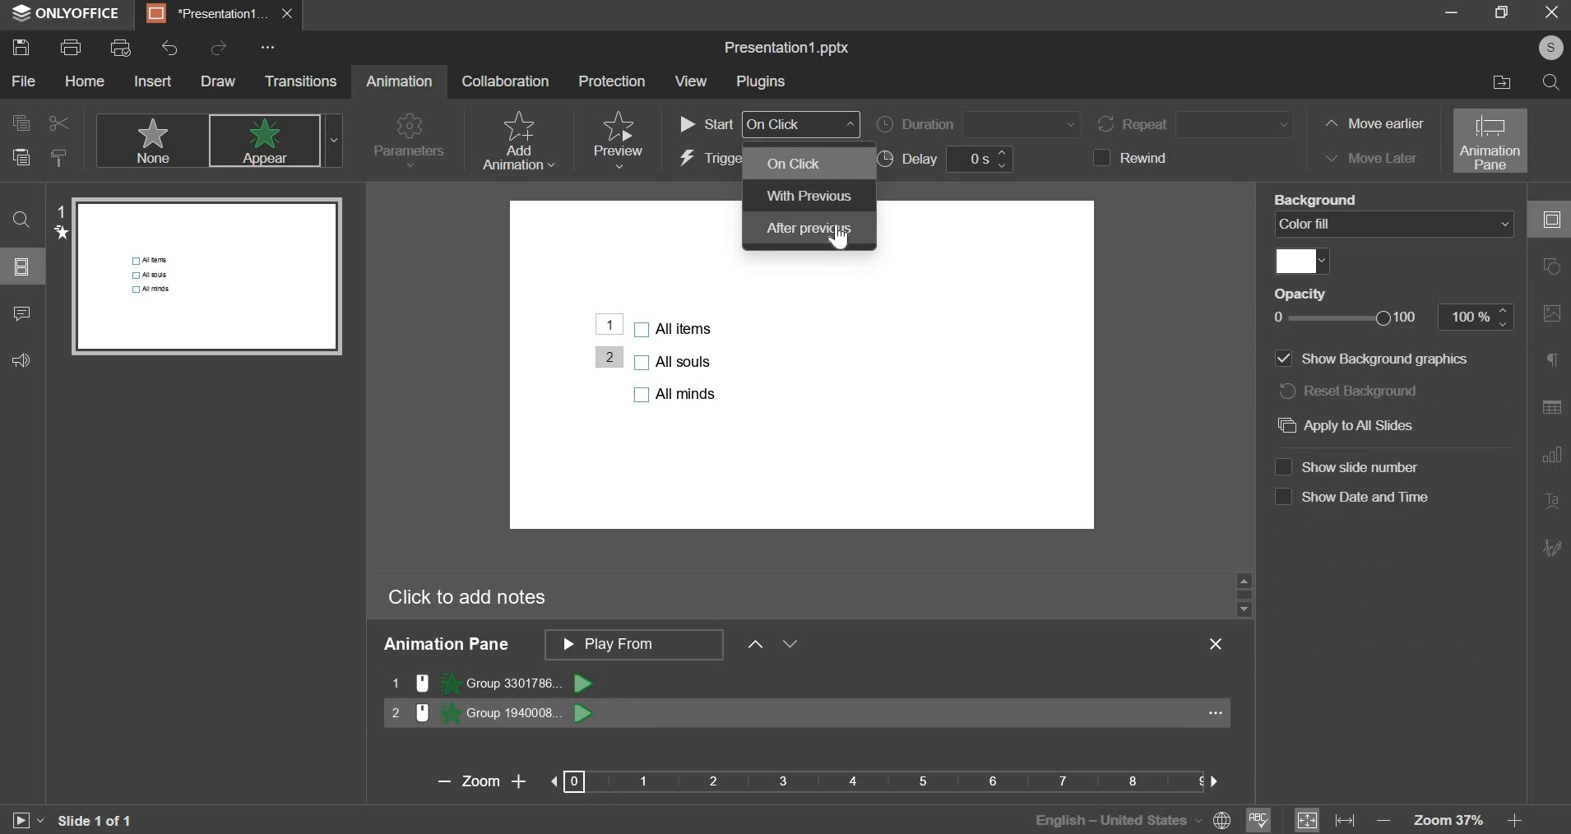 This screenshot has width=1571, height=834. What do you see at coordinates (119, 48) in the screenshot?
I see `print preview` at bounding box center [119, 48].